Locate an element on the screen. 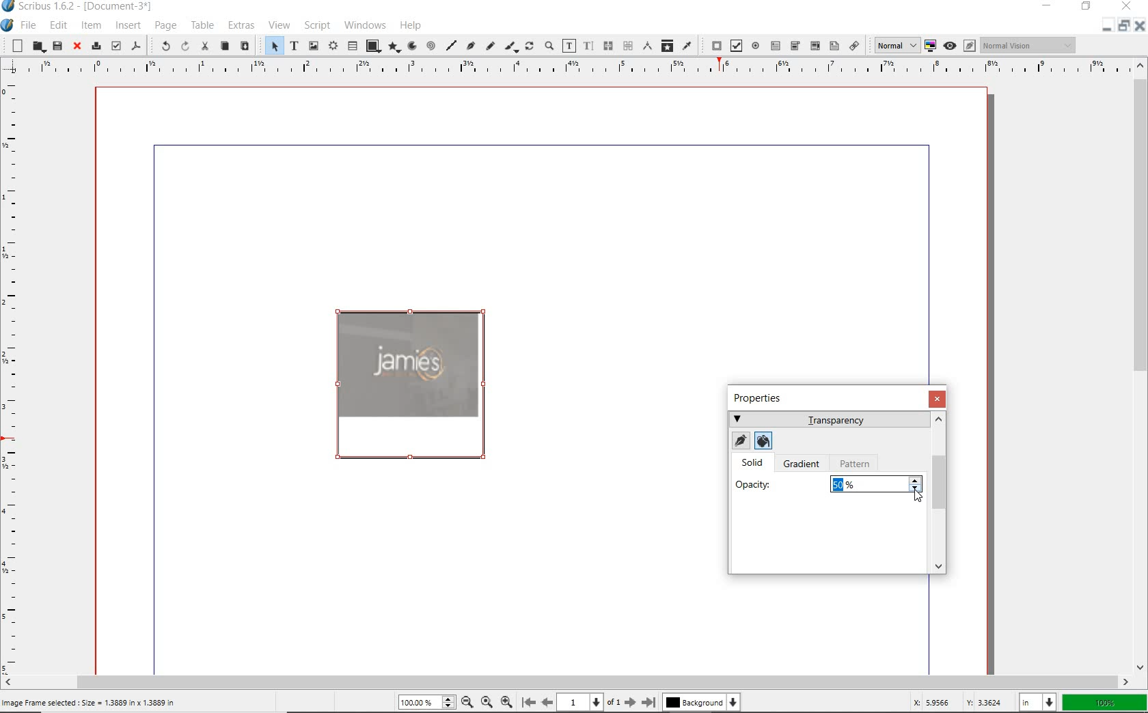  arc is located at coordinates (411, 46).